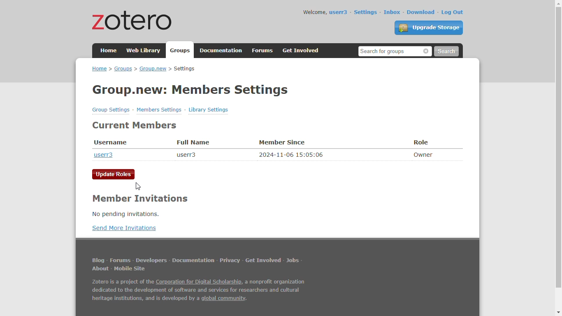  Describe the element at coordinates (144, 69) in the screenshot. I see `home > groups > group.new > settings` at that location.